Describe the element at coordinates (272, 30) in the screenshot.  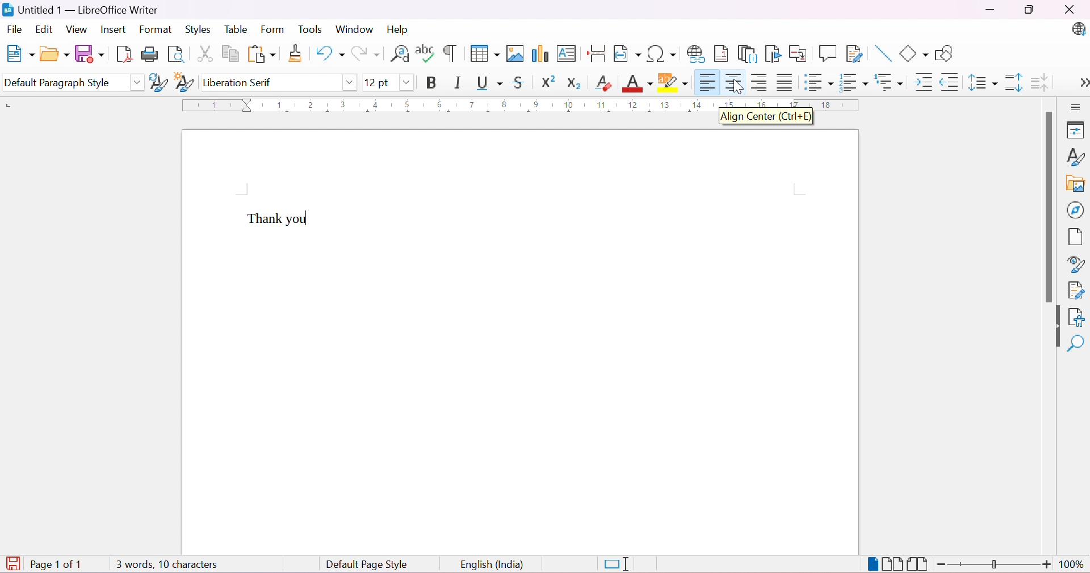
I see `Form` at that location.